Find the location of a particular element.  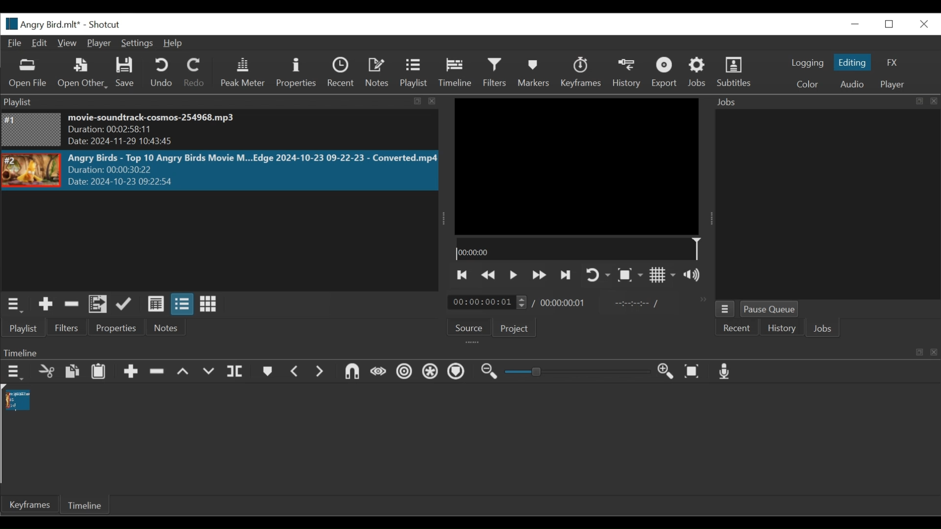

View as files is located at coordinates (182, 305).